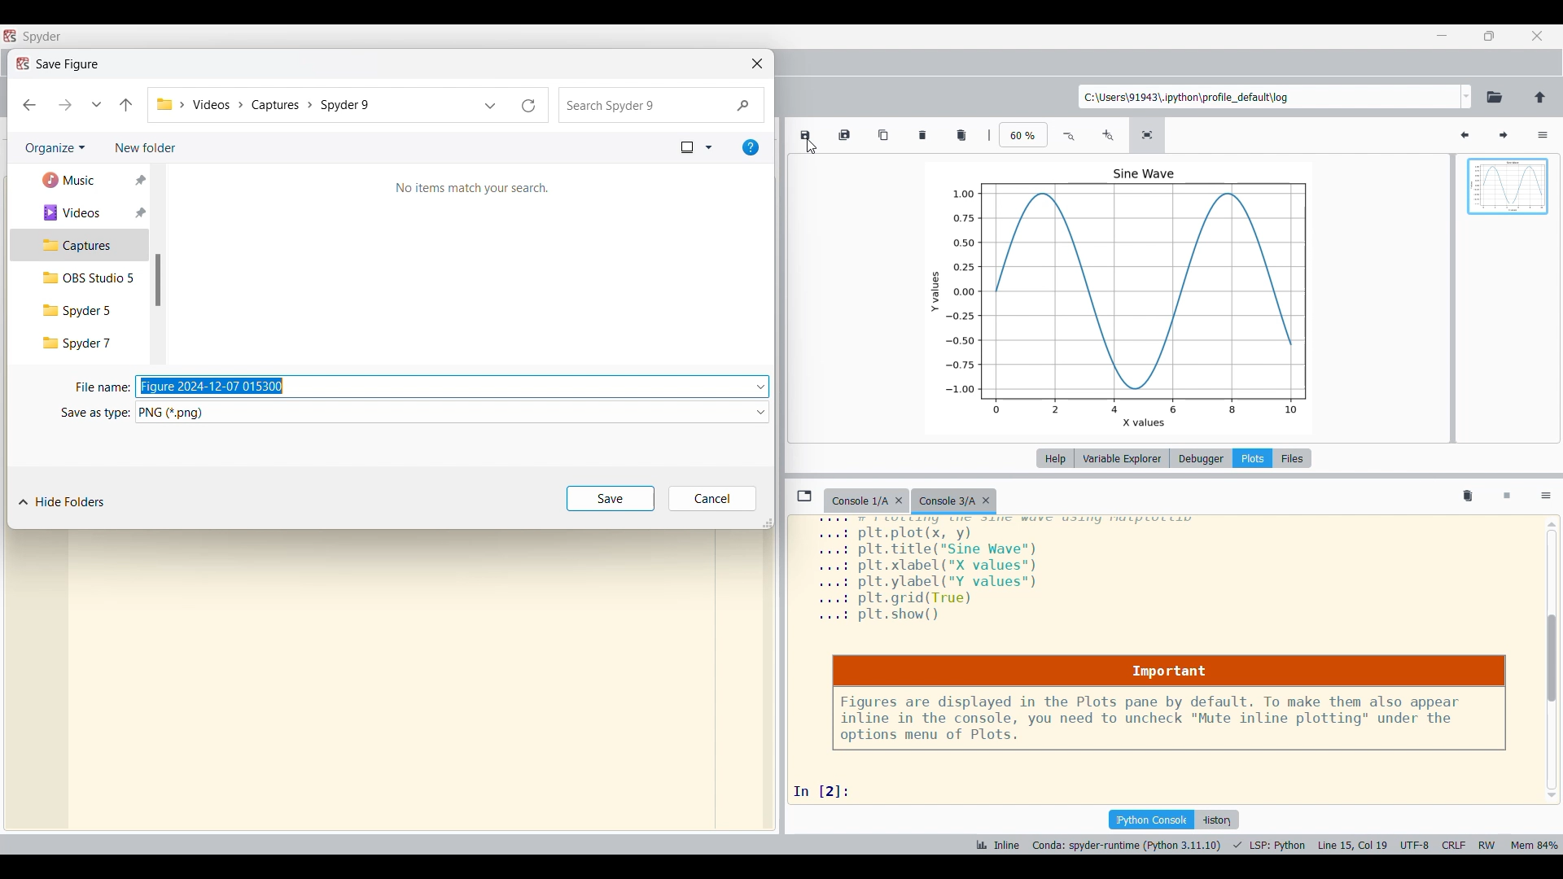  What do you see at coordinates (1464, 136) in the screenshot?
I see `Previous plot` at bounding box center [1464, 136].